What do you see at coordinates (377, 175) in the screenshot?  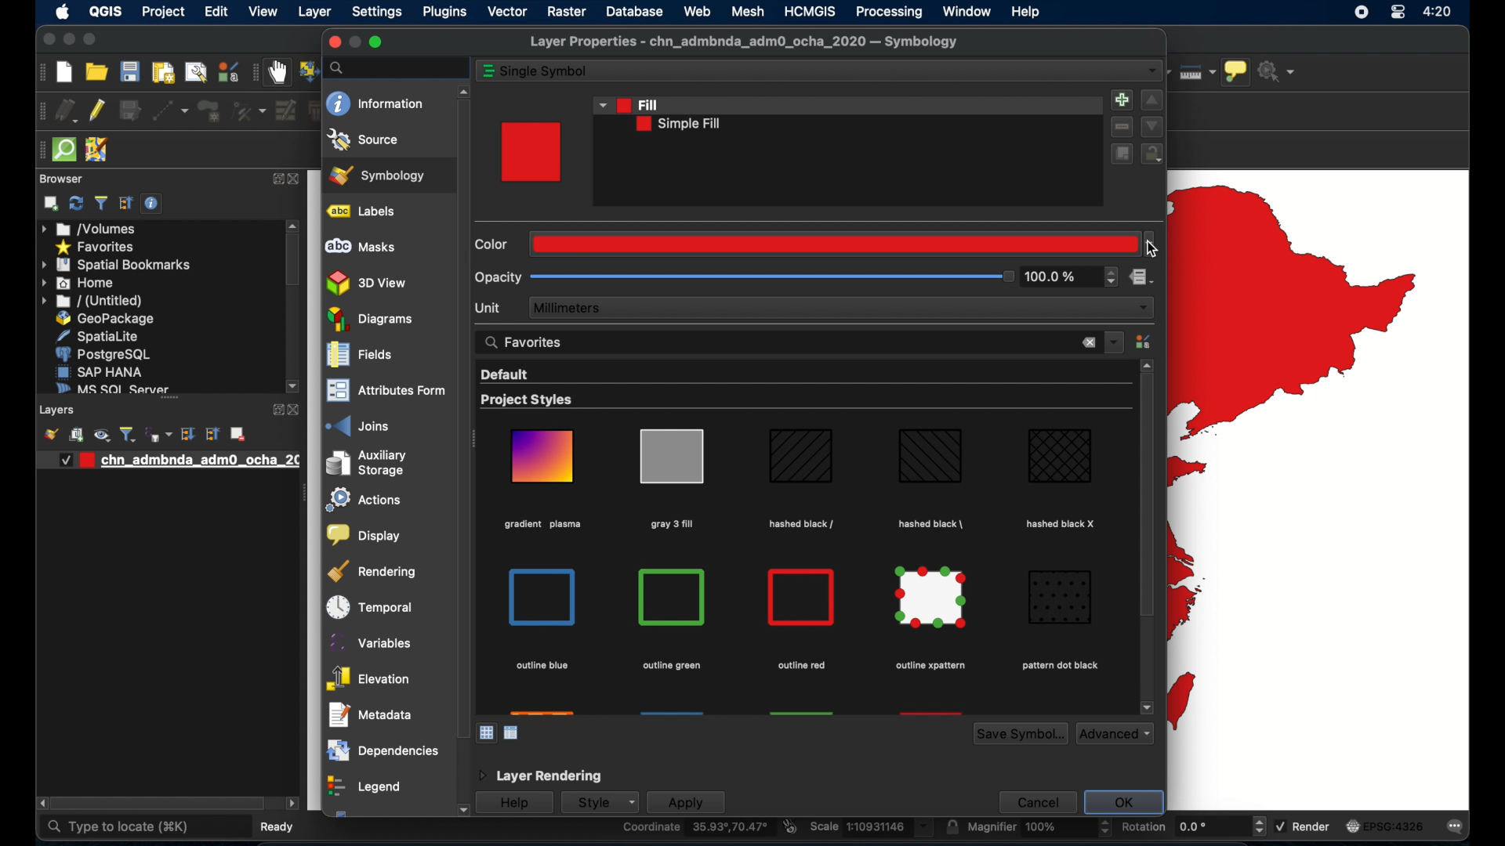 I see `symbology` at bounding box center [377, 175].